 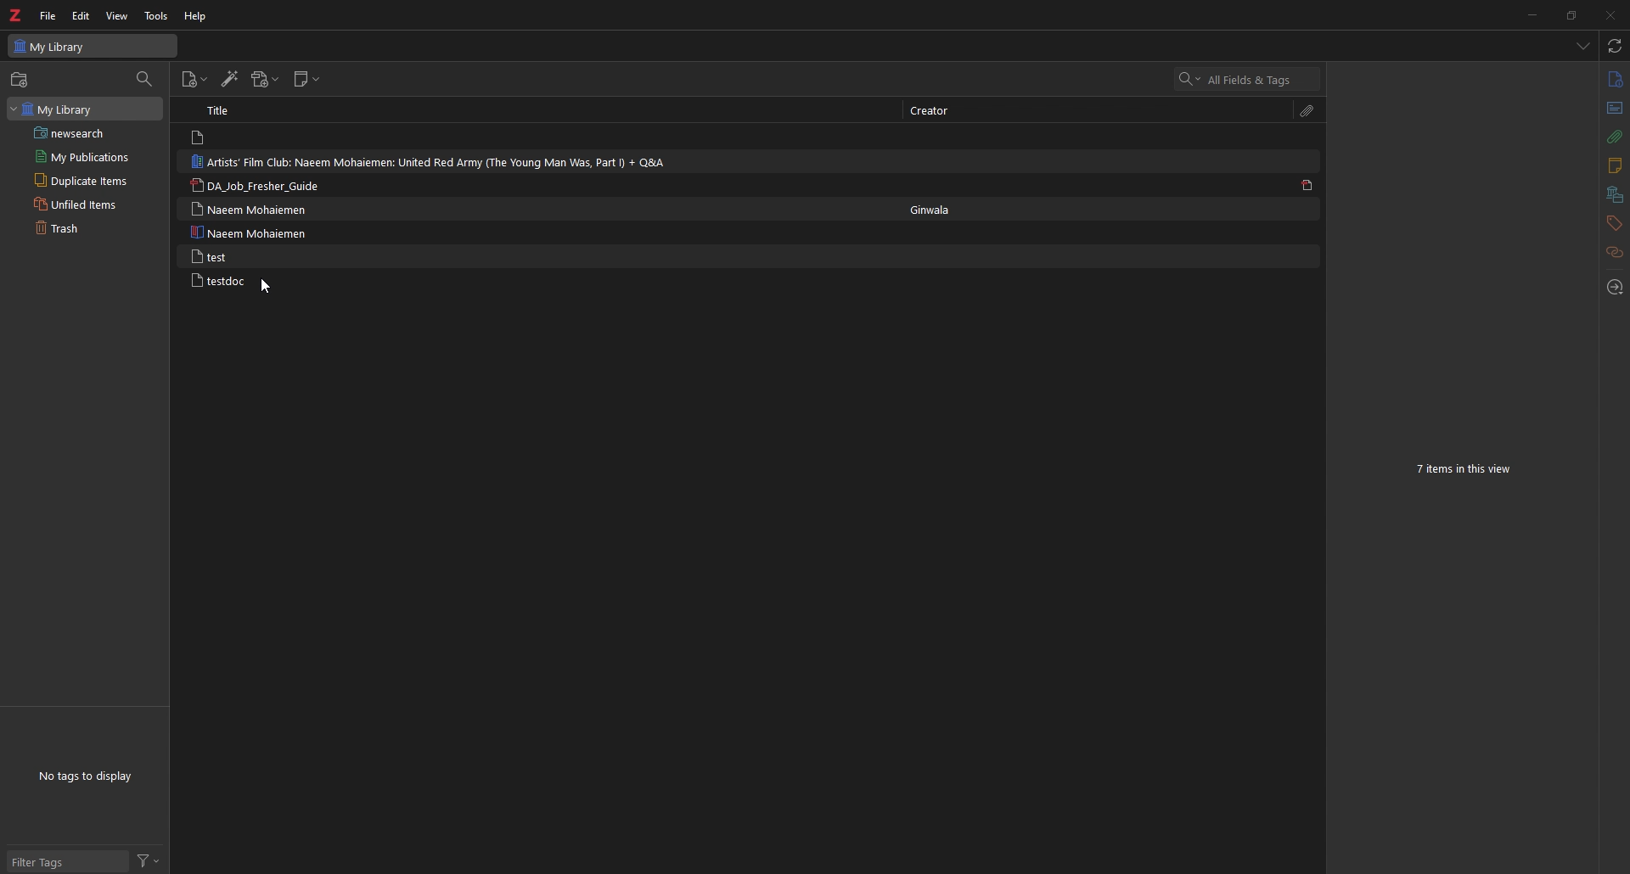 What do you see at coordinates (1529, 15) in the screenshot?
I see `minimize` at bounding box center [1529, 15].